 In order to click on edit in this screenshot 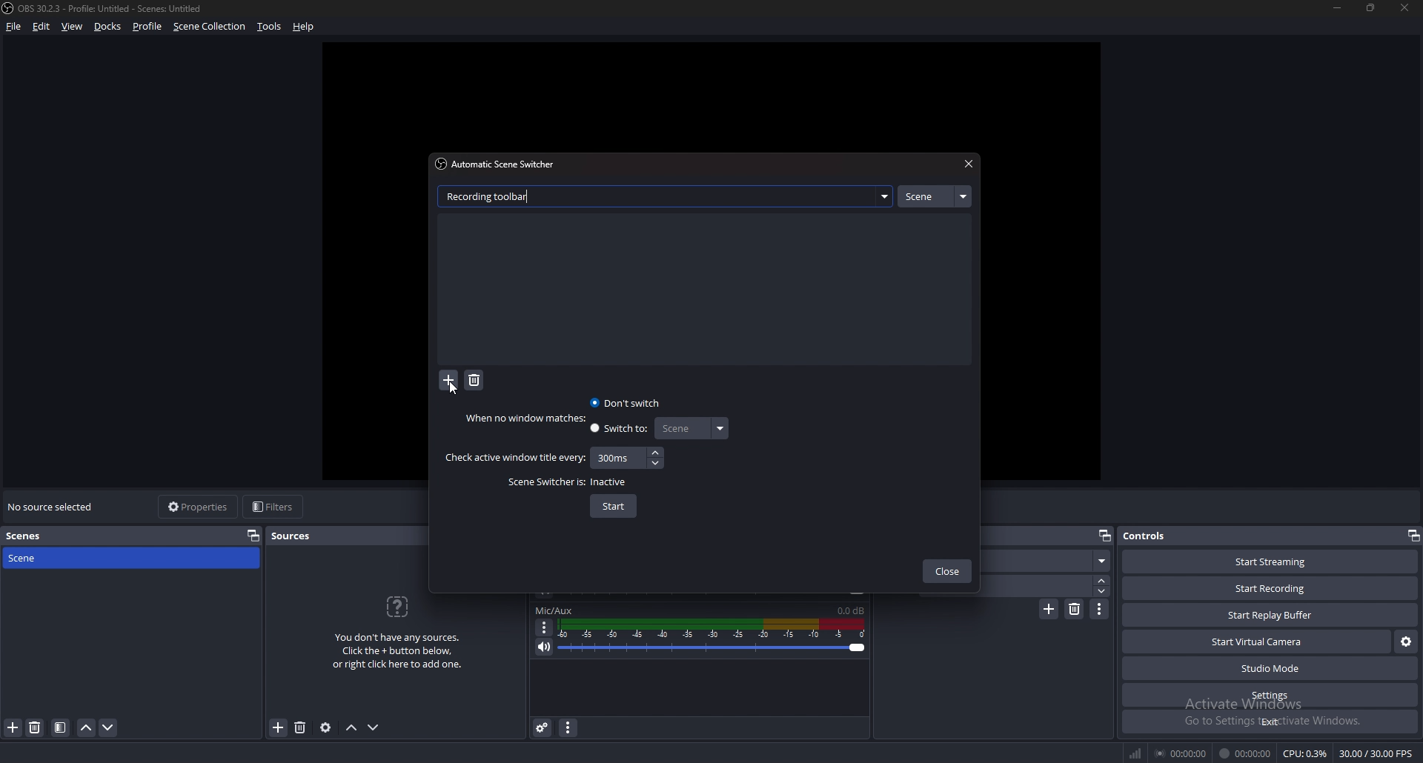, I will do `click(42, 26)`.